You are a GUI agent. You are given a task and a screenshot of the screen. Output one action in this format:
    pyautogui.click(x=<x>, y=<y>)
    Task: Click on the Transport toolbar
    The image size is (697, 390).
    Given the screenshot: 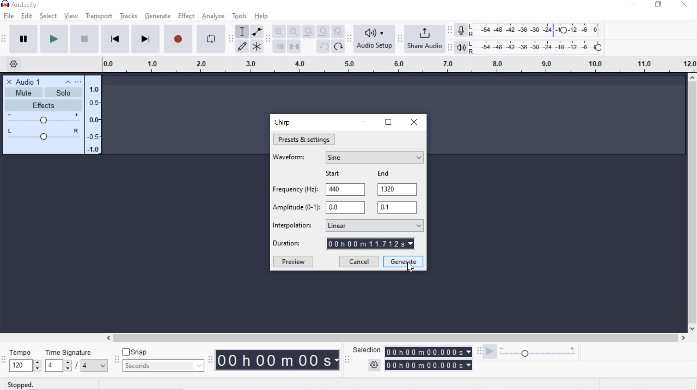 What is the action you would take?
    pyautogui.click(x=4, y=39)
    